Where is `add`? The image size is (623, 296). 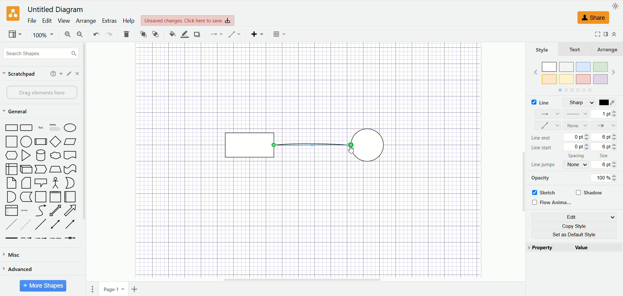 add is located at coordinates (60, 73).